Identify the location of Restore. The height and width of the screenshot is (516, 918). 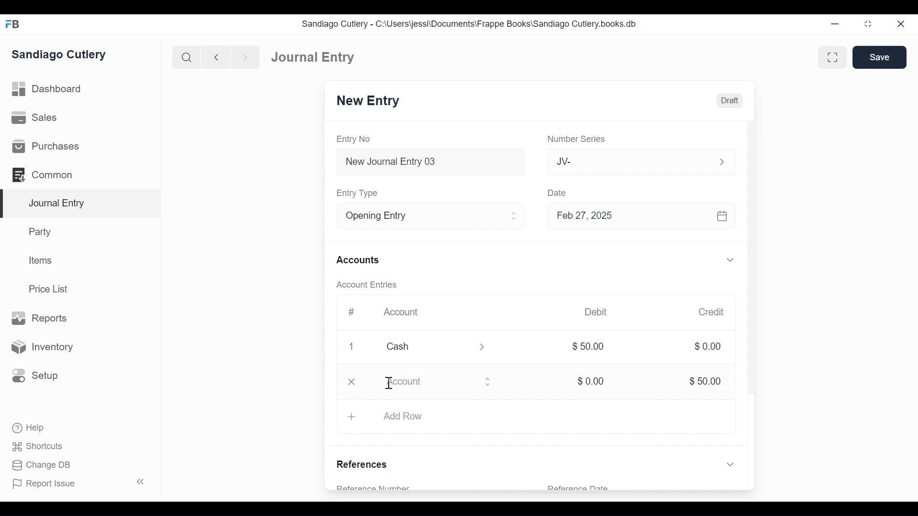
(867, 23).